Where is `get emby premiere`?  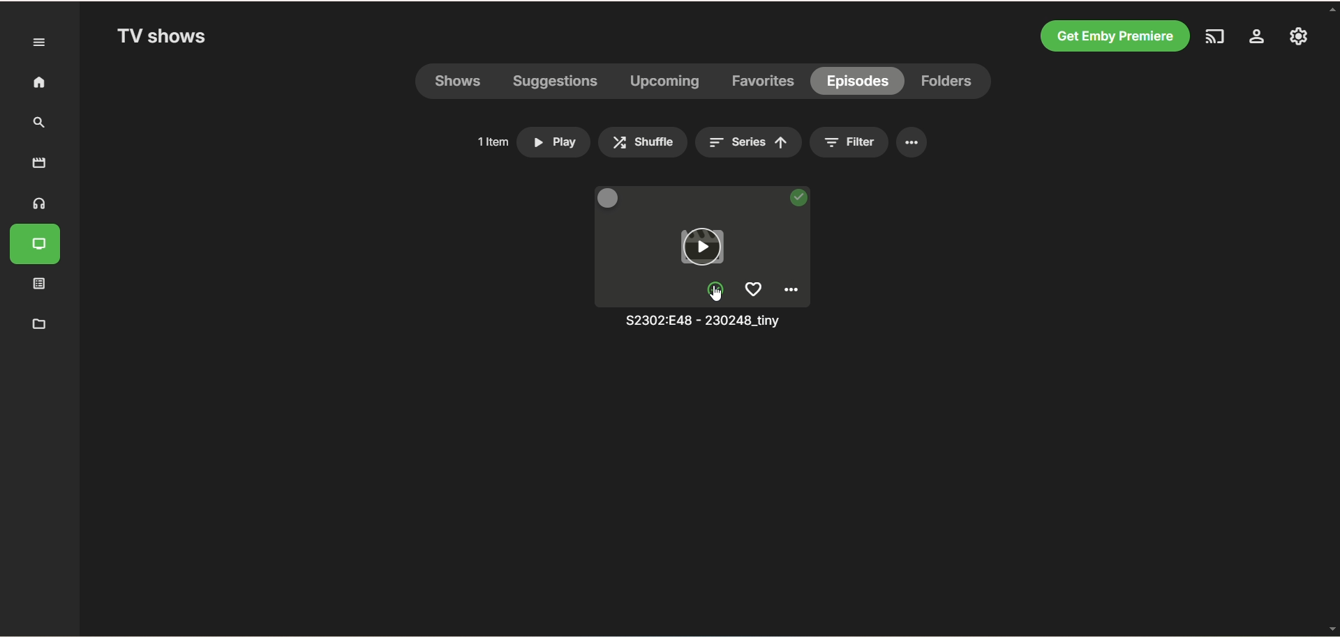
get emby premiere is located at coordinates (1112, 36).